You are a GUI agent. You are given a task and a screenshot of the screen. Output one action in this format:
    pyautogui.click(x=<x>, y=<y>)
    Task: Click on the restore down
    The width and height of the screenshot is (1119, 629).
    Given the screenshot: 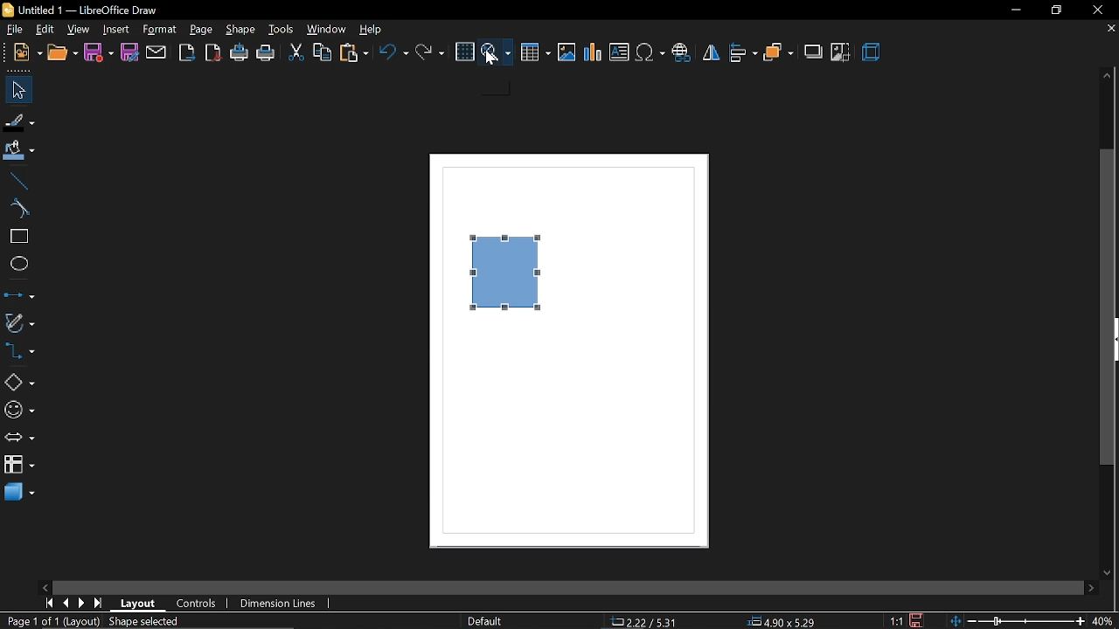 What is the action you would take?
    pyautogui.click(x=1056, y=10)
    